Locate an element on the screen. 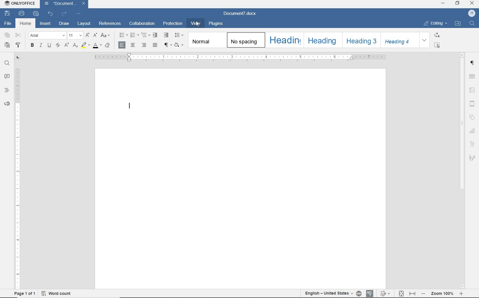 This screenshot has height=298, width=479. NORMAL is located at coordinates (206, 40).